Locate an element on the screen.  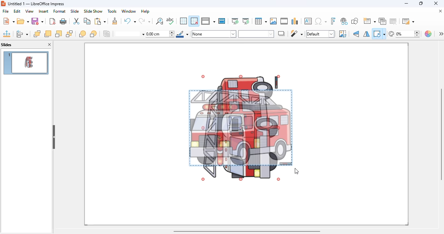
export directly as PDF is located at coordinates (52, 21).